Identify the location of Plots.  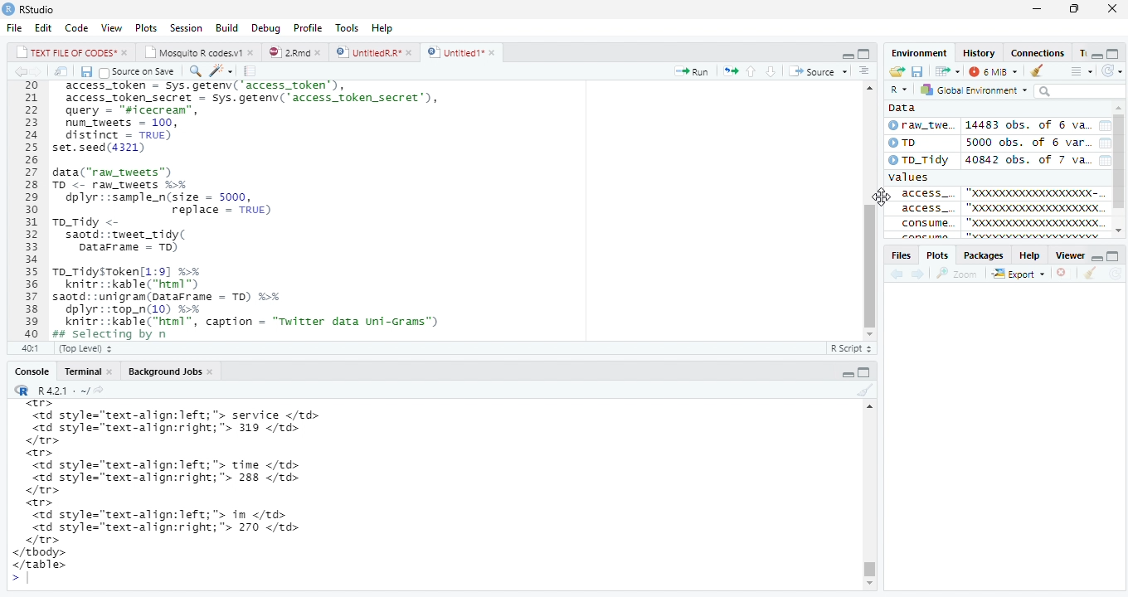
(146, 27).